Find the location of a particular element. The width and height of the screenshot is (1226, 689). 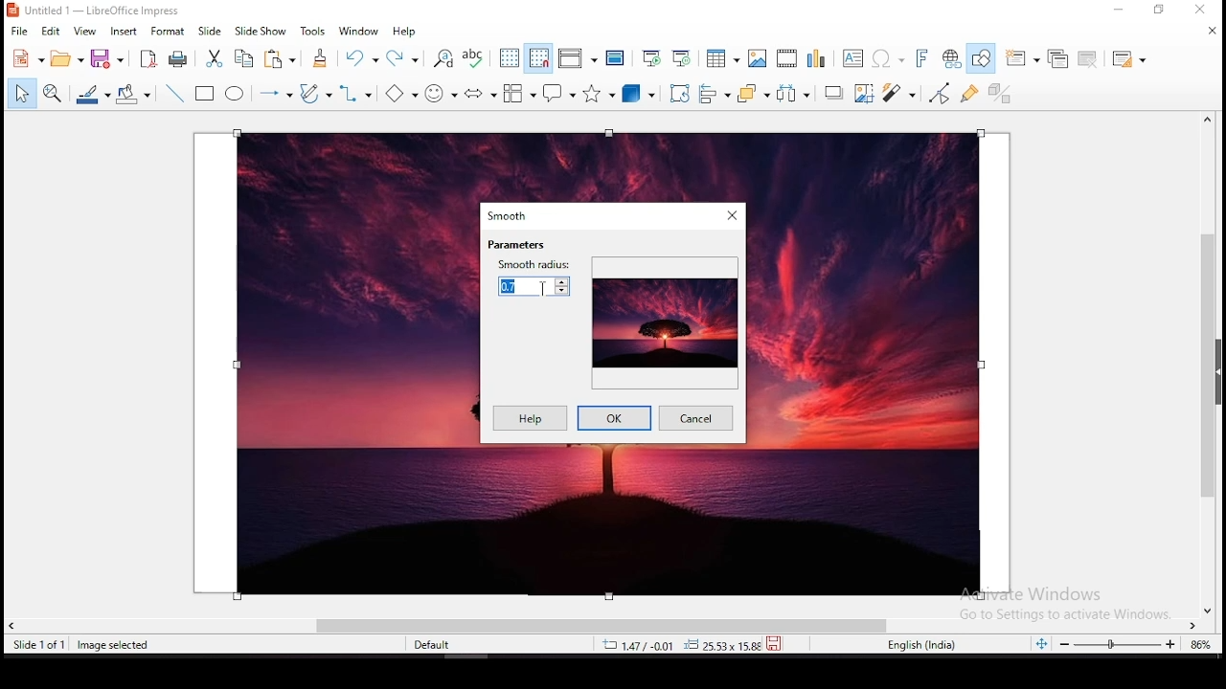

open is located at coordinates (65, 59).